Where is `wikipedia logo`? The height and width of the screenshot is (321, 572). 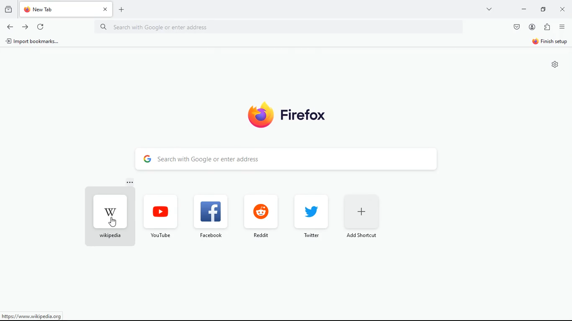
wikipedia logo is located at coordinates (110, 208).